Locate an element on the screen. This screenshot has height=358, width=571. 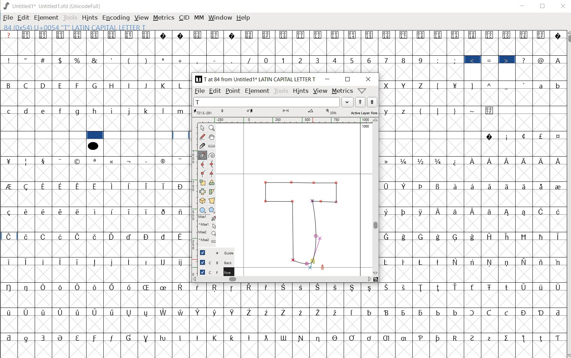
? is located at coordinates (524, 60).